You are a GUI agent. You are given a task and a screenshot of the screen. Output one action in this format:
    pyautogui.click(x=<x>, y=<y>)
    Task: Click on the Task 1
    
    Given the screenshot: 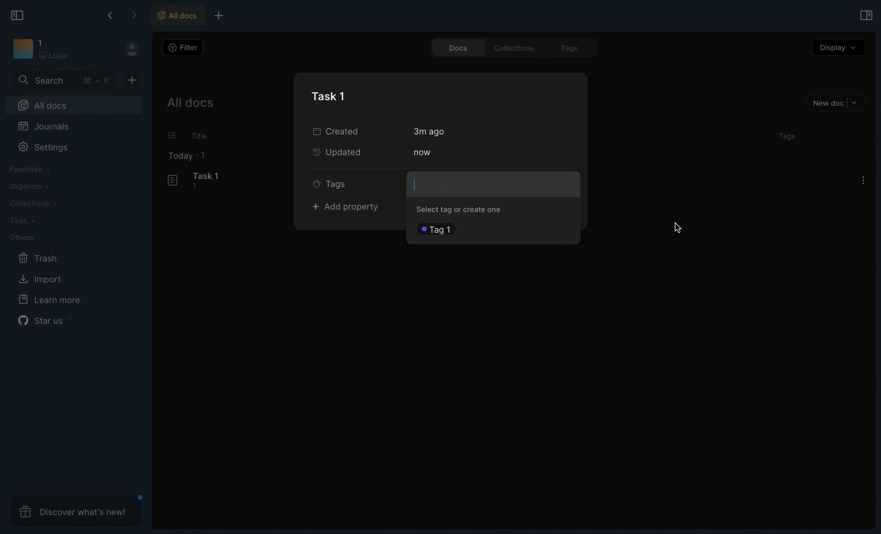 What is the action you would take?
    pyautogui.click(x=196, y=181)
    